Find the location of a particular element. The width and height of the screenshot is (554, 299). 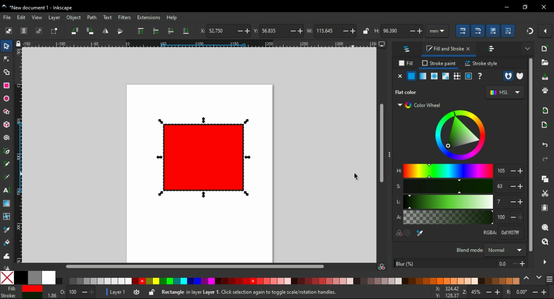

hue is located at coordinates (448, 171).